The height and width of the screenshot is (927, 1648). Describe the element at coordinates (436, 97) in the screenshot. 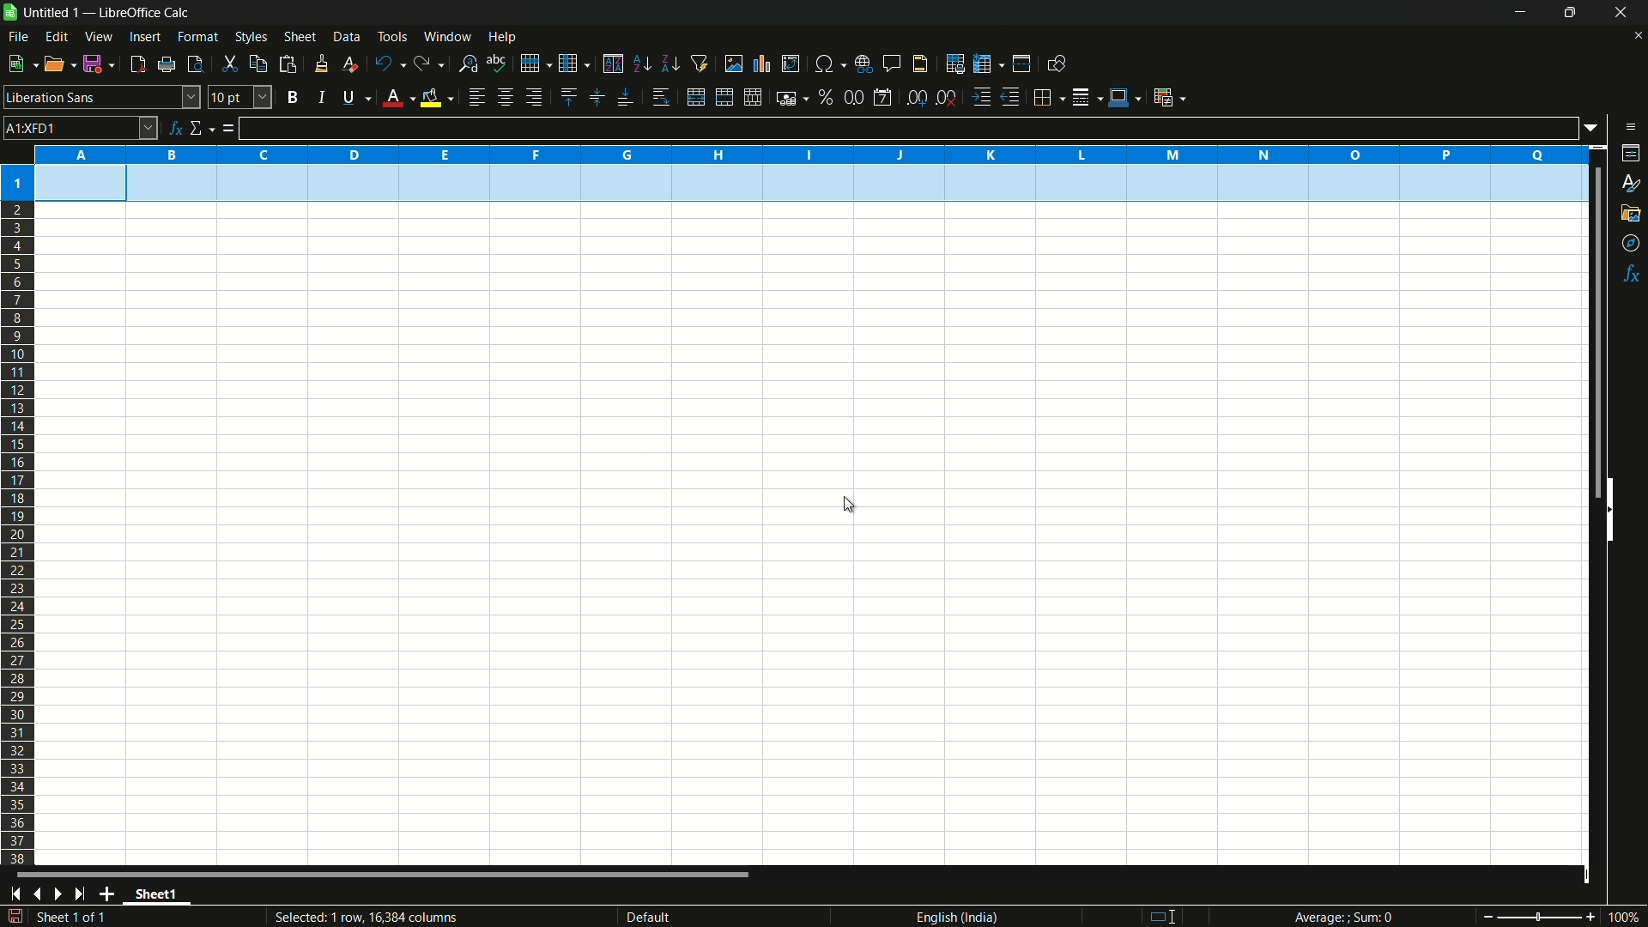

I see `background fill` at that location.